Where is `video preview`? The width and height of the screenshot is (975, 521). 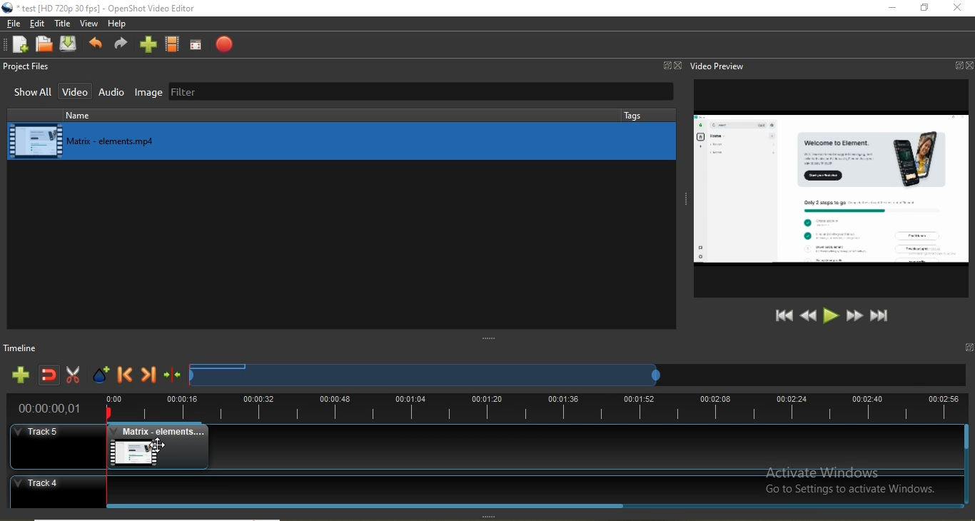
video preview is located at coordinates (834, 186).